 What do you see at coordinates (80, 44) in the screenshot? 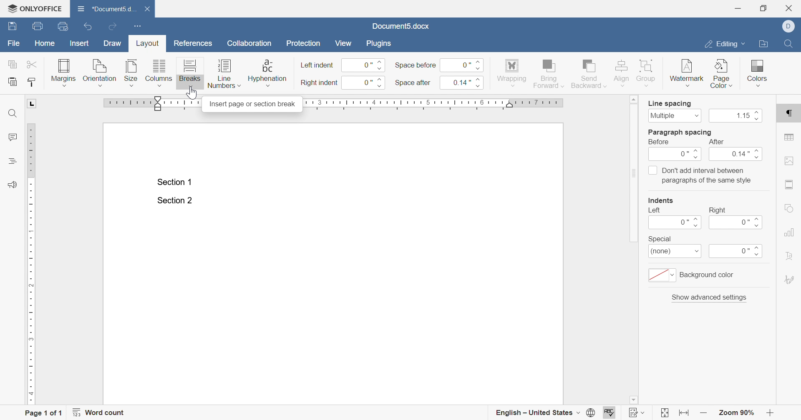
I see `insert` at bounding box center [80, 44].